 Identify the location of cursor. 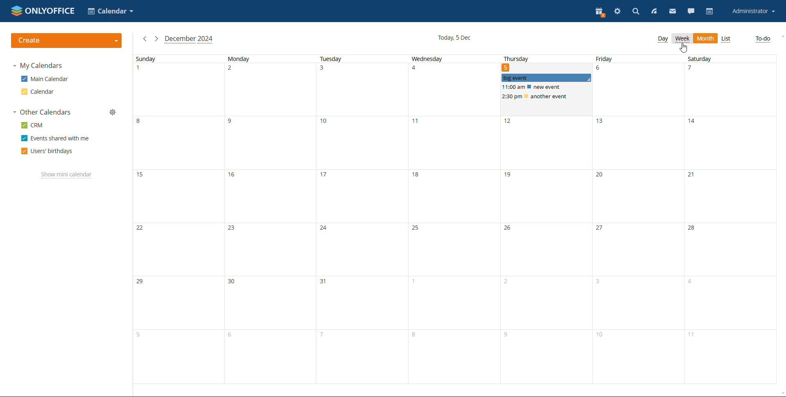
(684, 48).